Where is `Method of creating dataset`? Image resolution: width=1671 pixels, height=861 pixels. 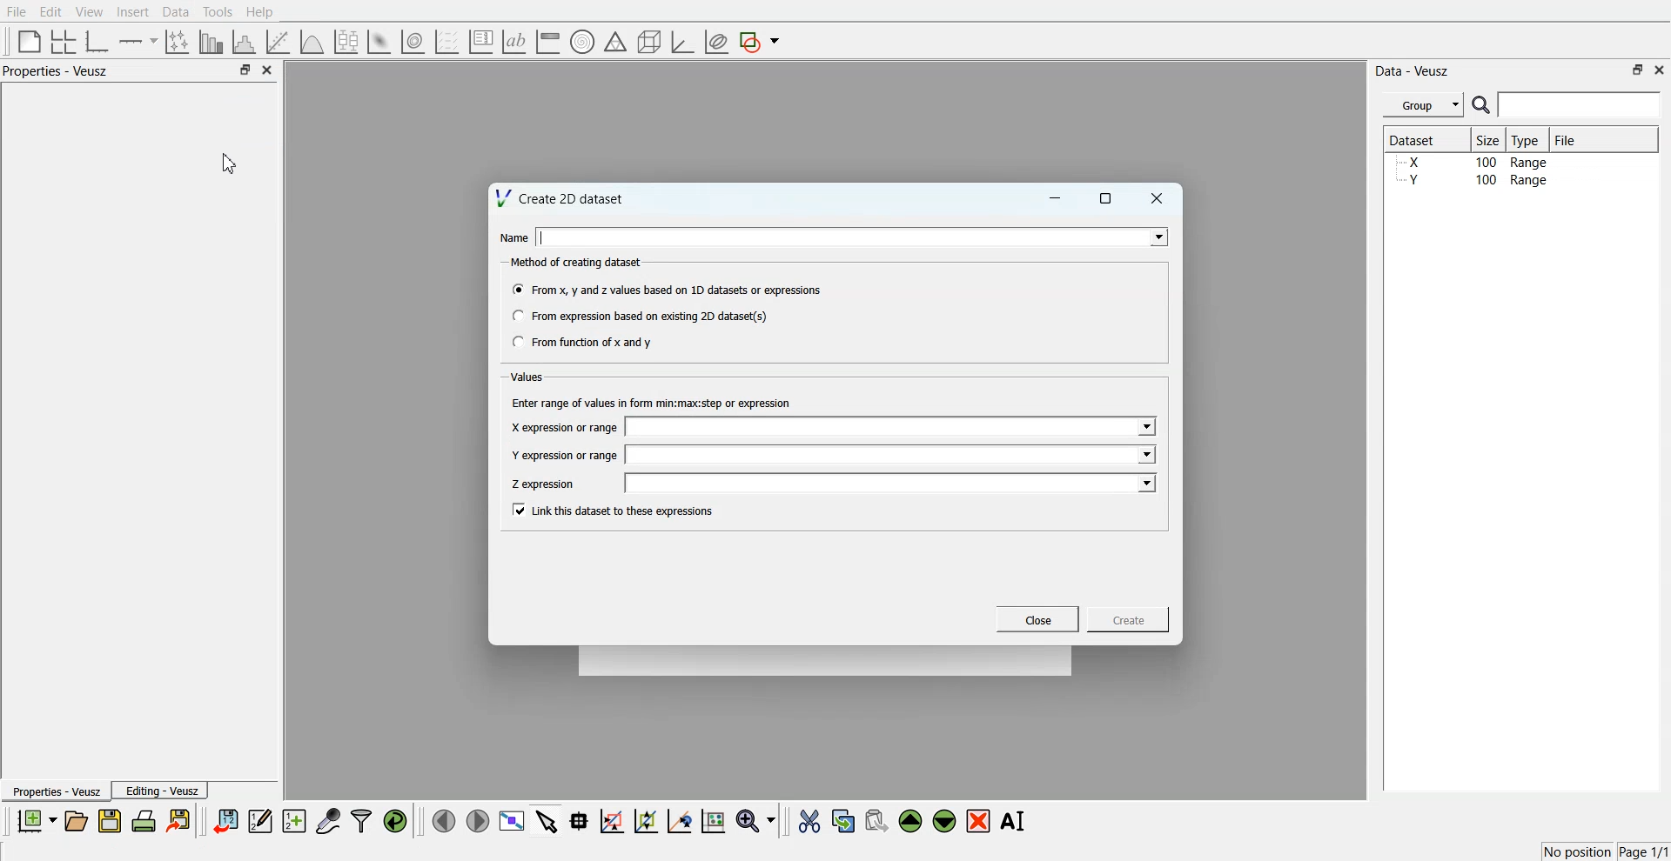
Method of creating dataset is located at coordinates (578, 263).